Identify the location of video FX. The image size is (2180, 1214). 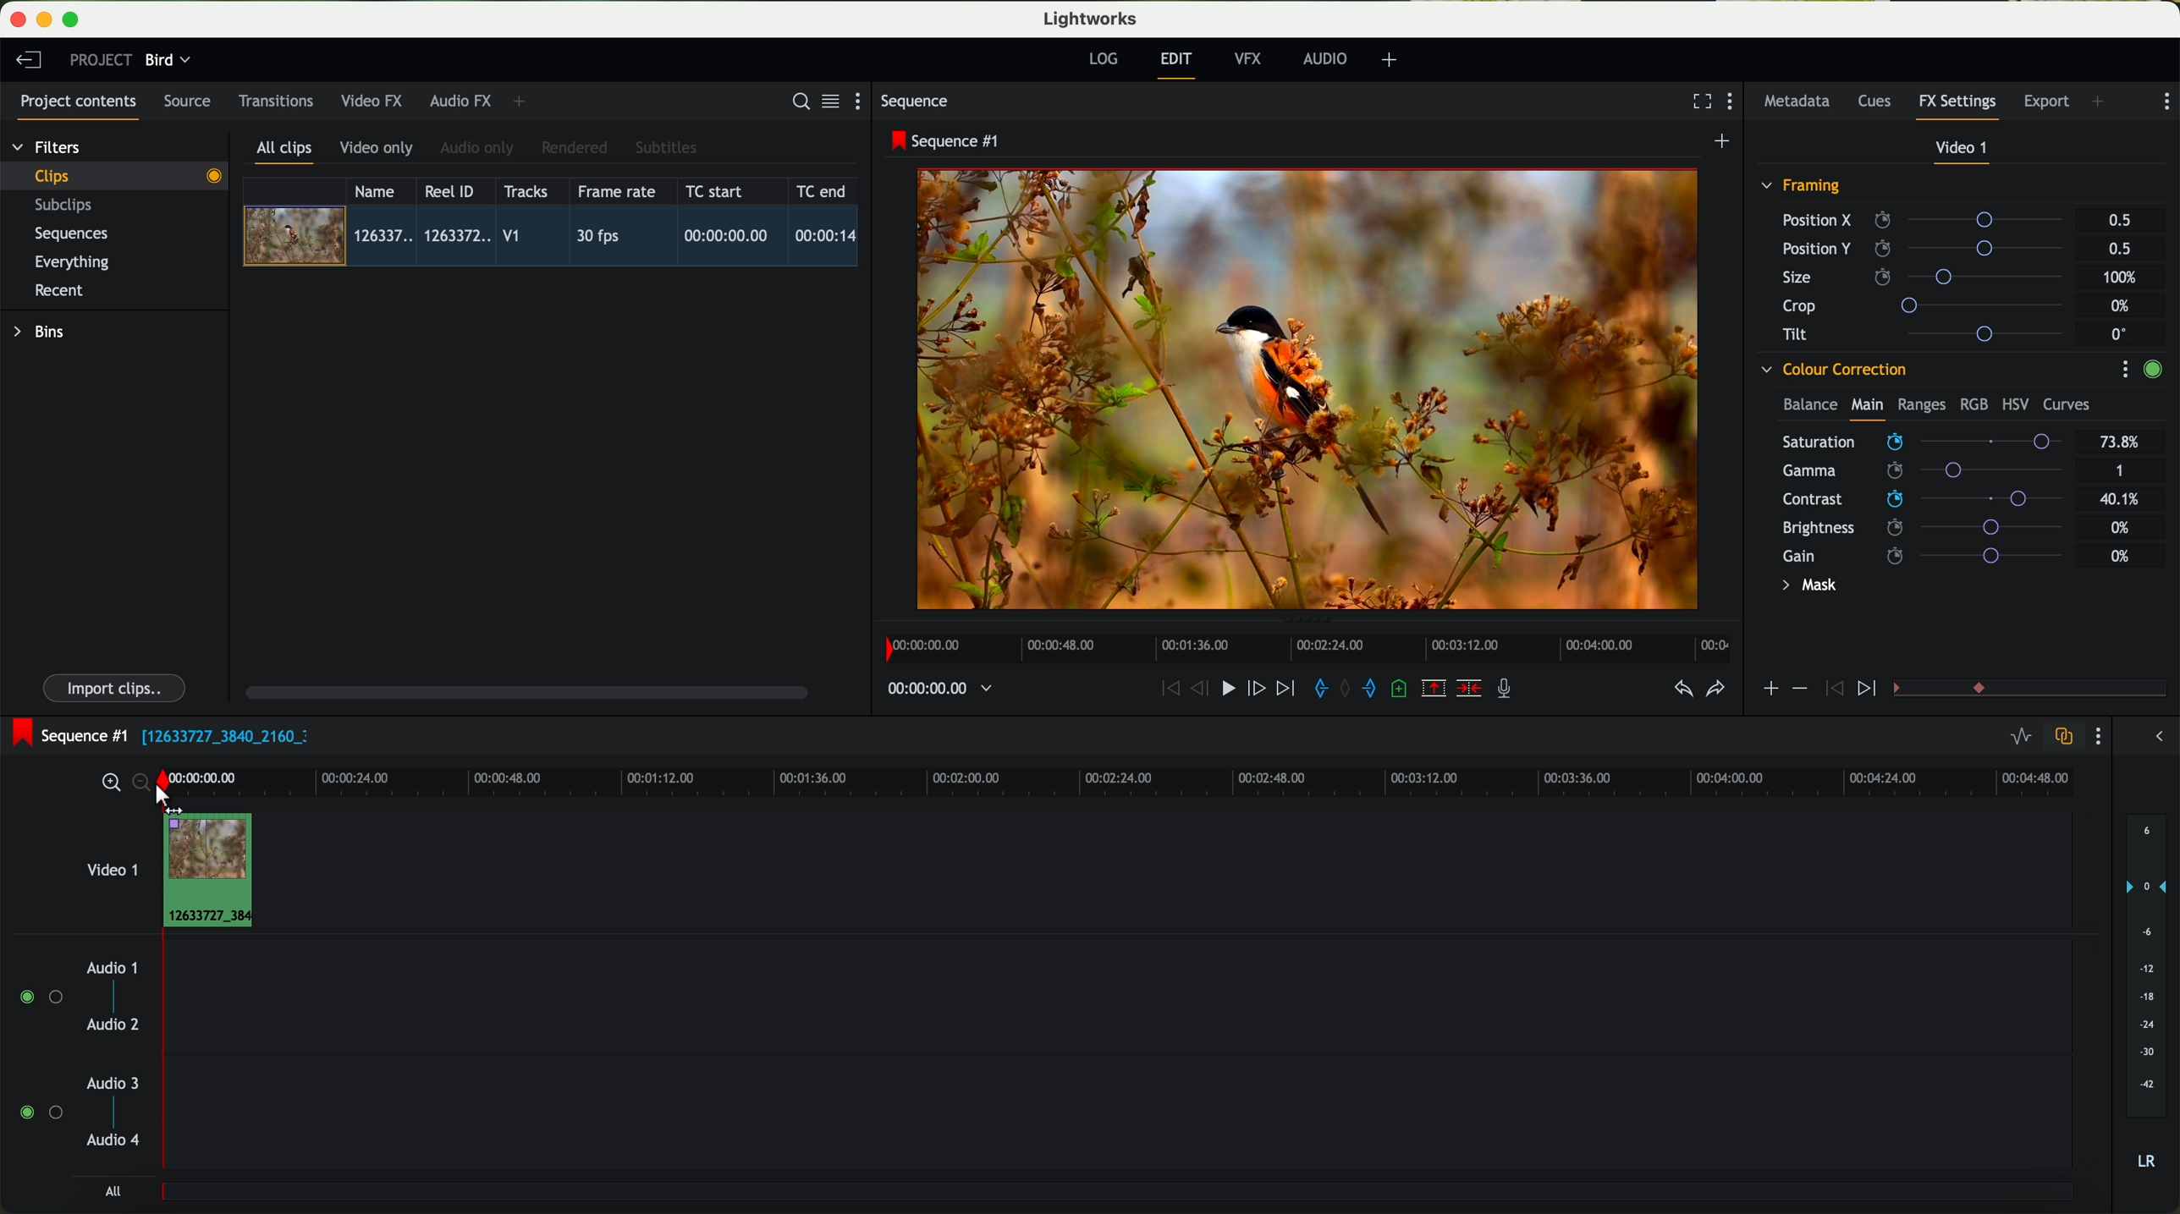
(376, 101).